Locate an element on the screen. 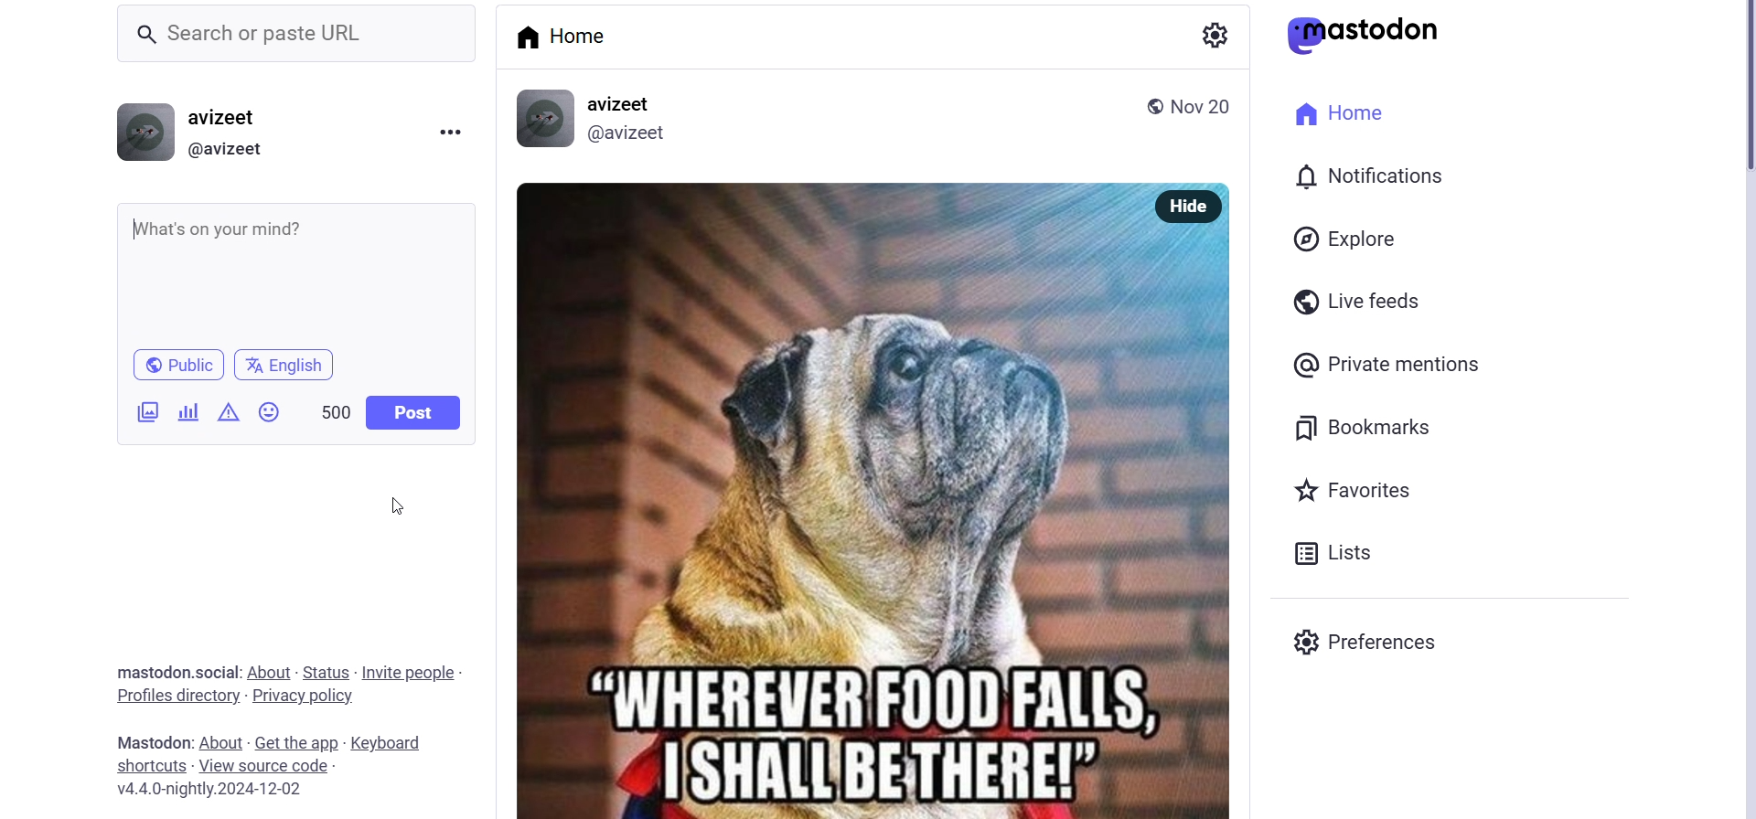  show settings is located at coordinates (1218, 36).